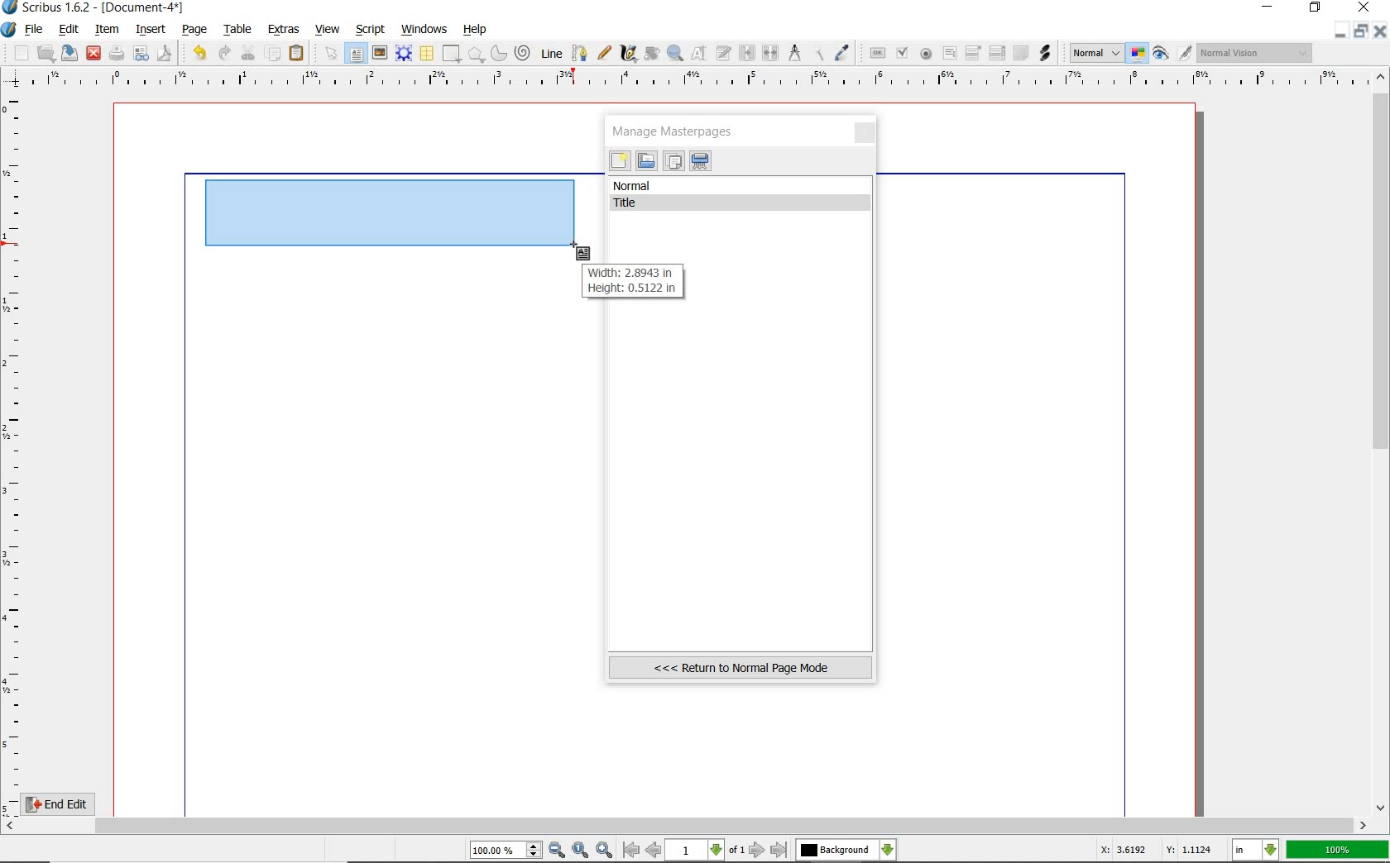 The width and height of the screenshot is (1390, 863). I want to click on table, so click(426, 54).